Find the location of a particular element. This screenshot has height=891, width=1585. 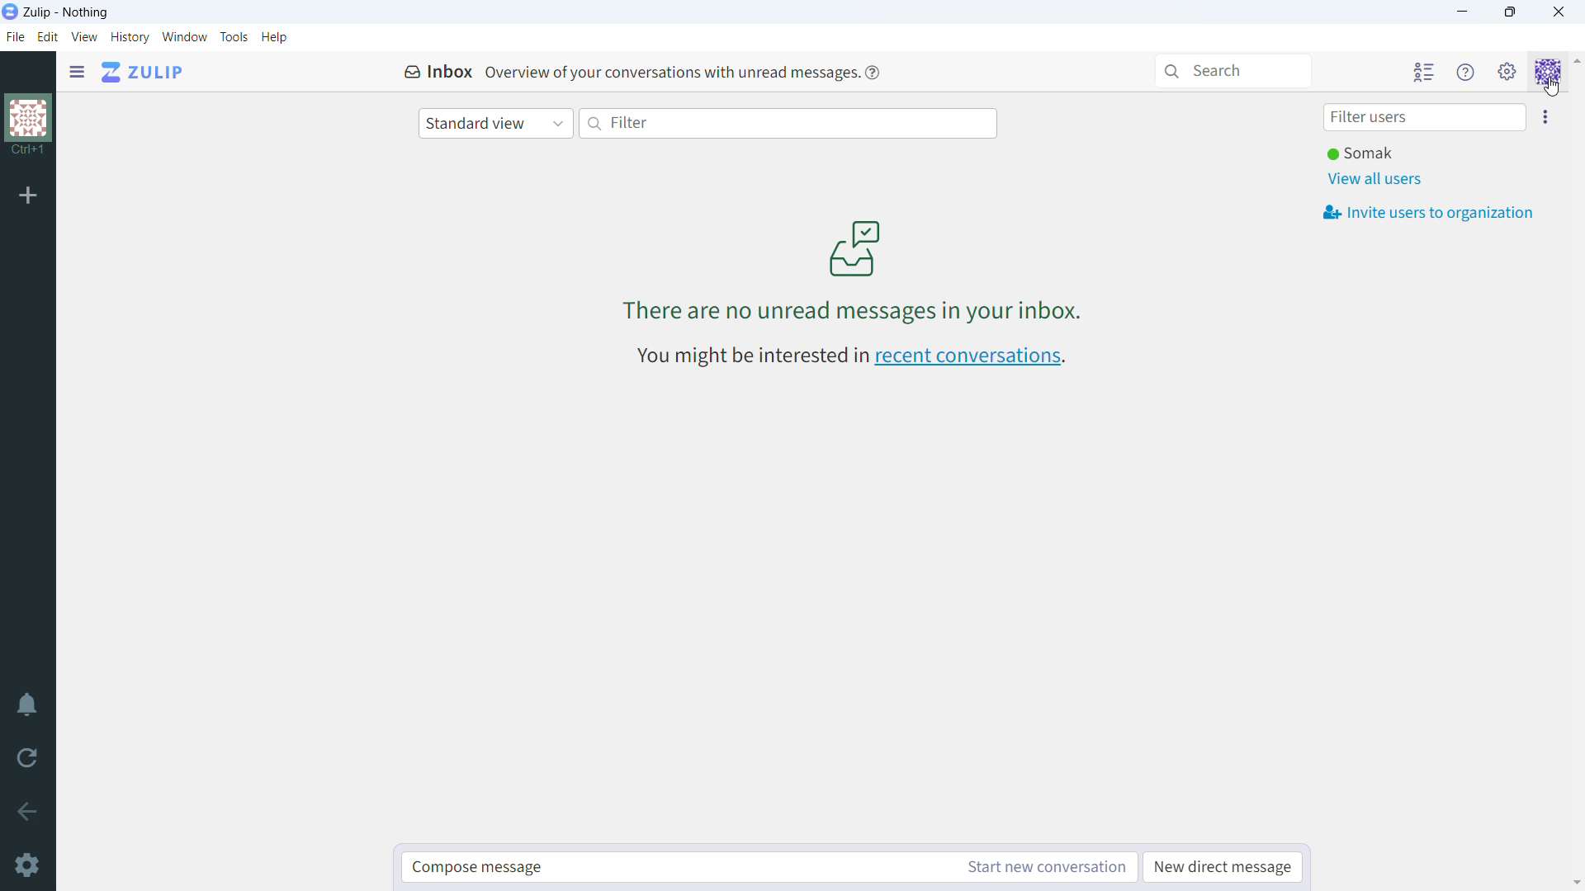

window is located at coordinates (185, 37).